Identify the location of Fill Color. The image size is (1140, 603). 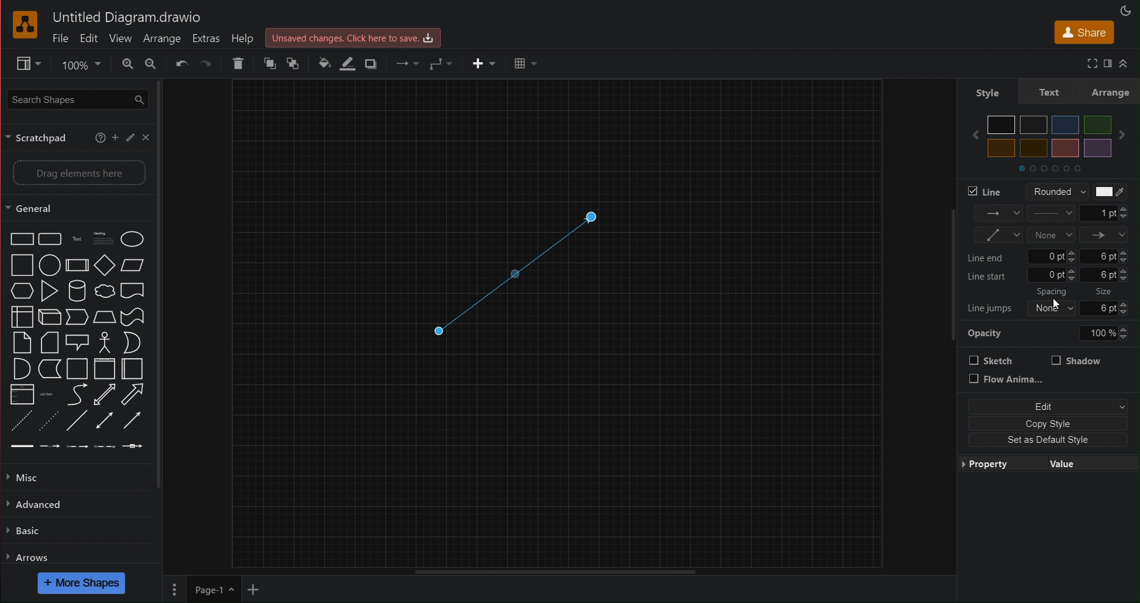
(320, 63).